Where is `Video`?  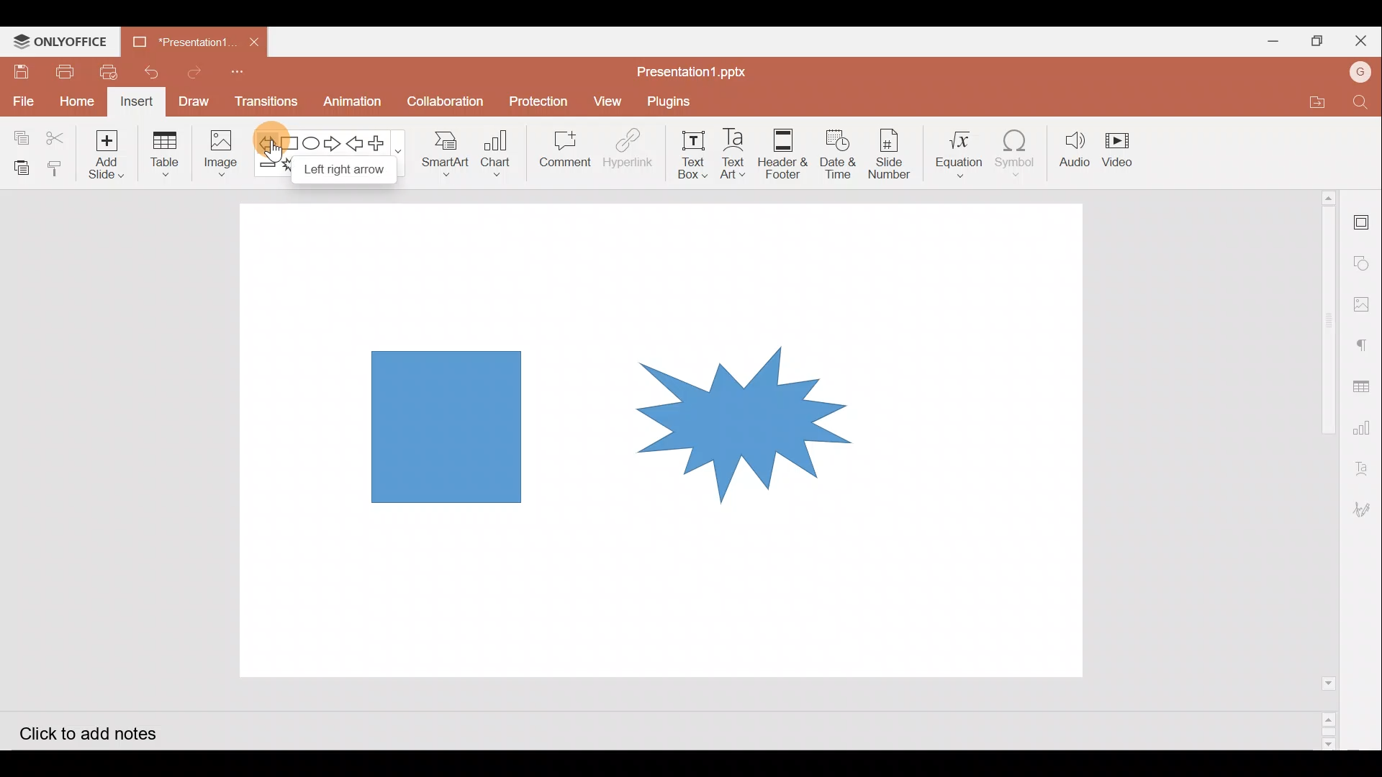
Video is located at coordinates (1126, 151).